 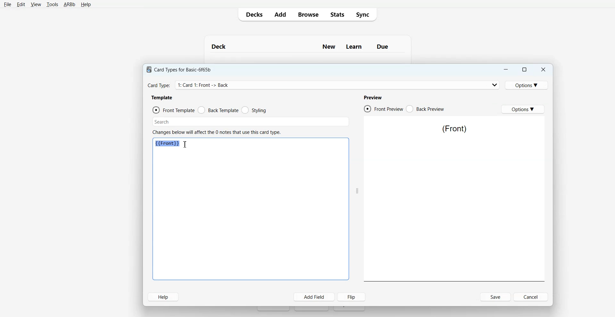 I want to click on Help, so click(x=85, y=5).